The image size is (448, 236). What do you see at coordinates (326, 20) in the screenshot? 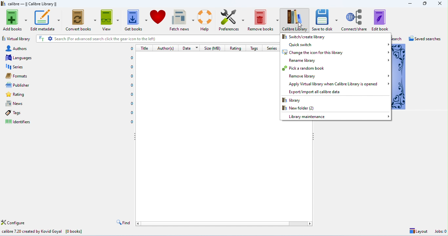
I see `save to disk` at bounding box center [326, 20].